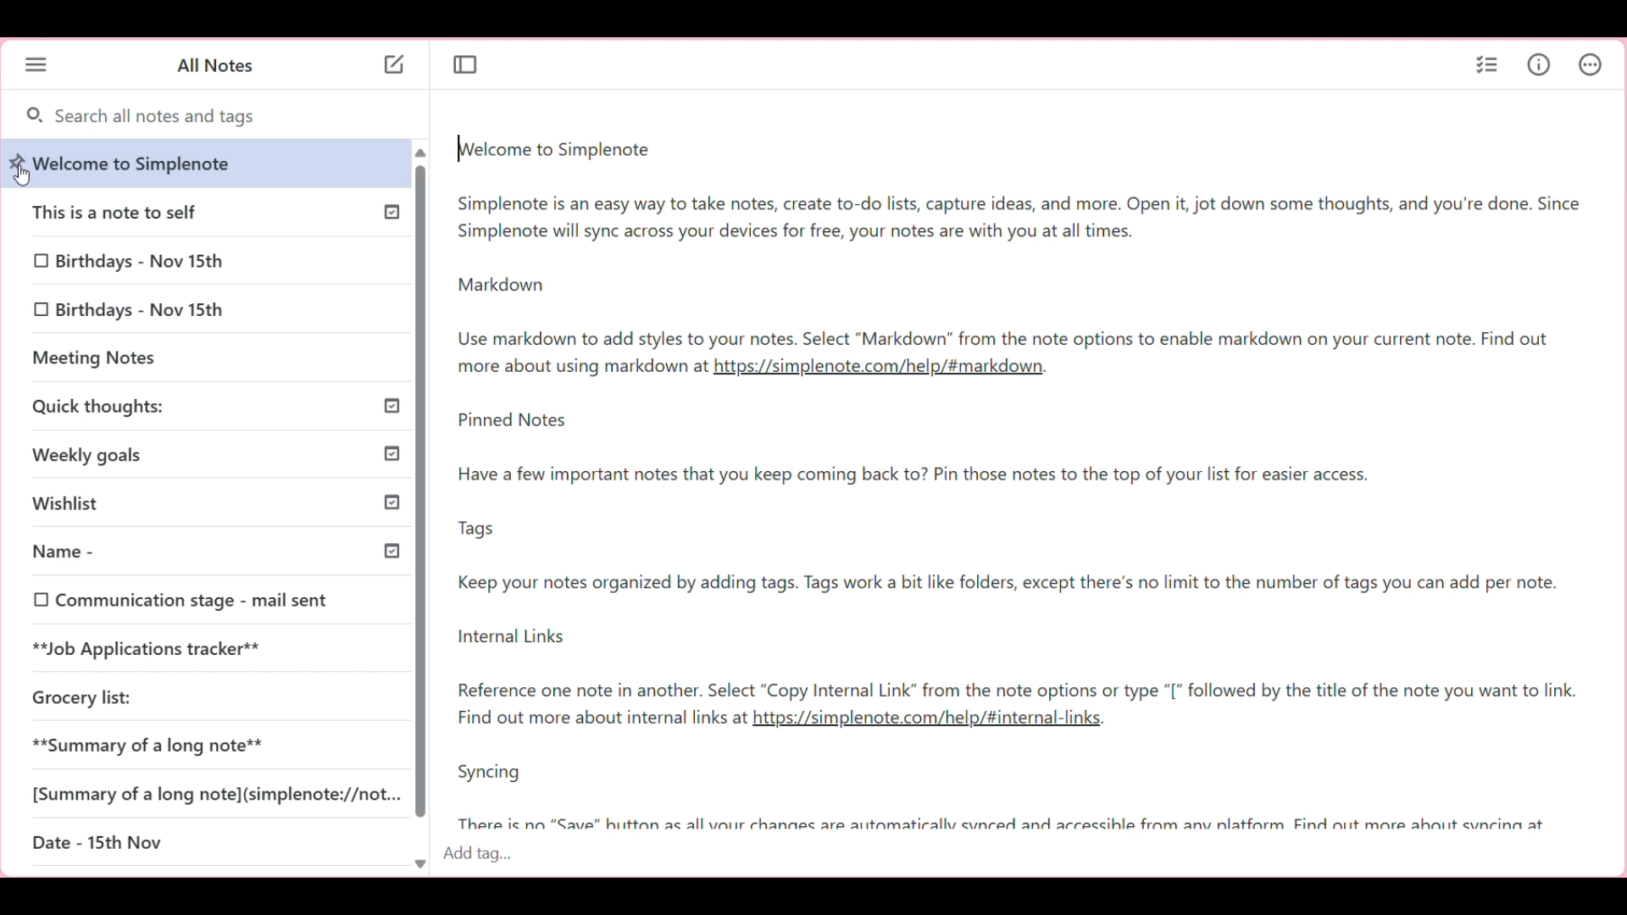  Describe the element at coordinates (578, 367) in the screenshot. I see `Note ` at that location.